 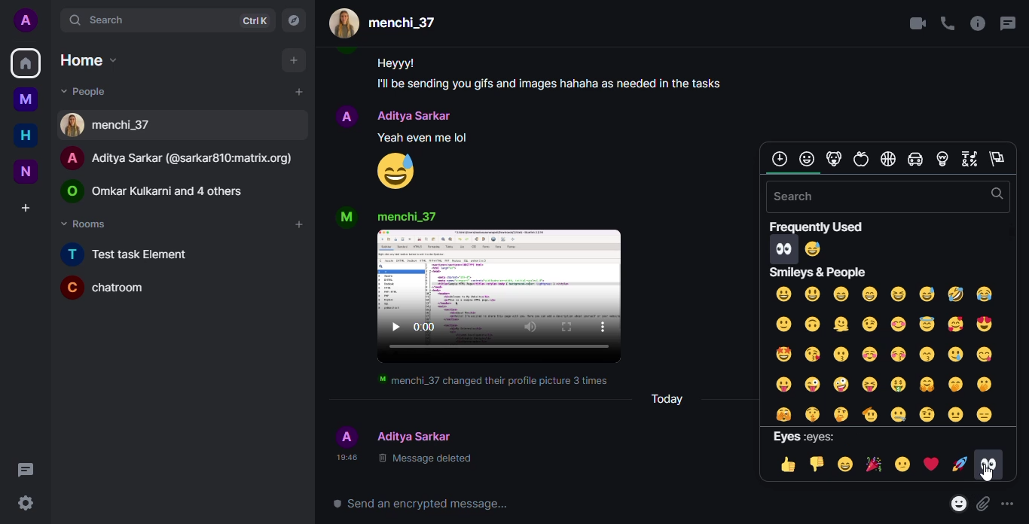 What do you see at coordinates (844, 465) in the screenshot?
I see `laugh` at bounding box center [844, 465].